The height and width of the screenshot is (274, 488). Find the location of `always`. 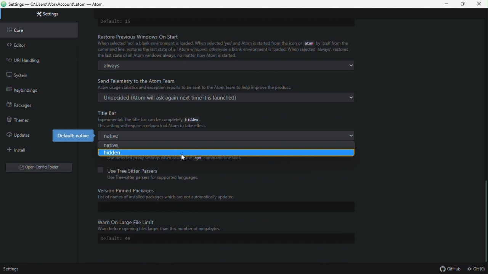

always is located at coordinates (234, 65).